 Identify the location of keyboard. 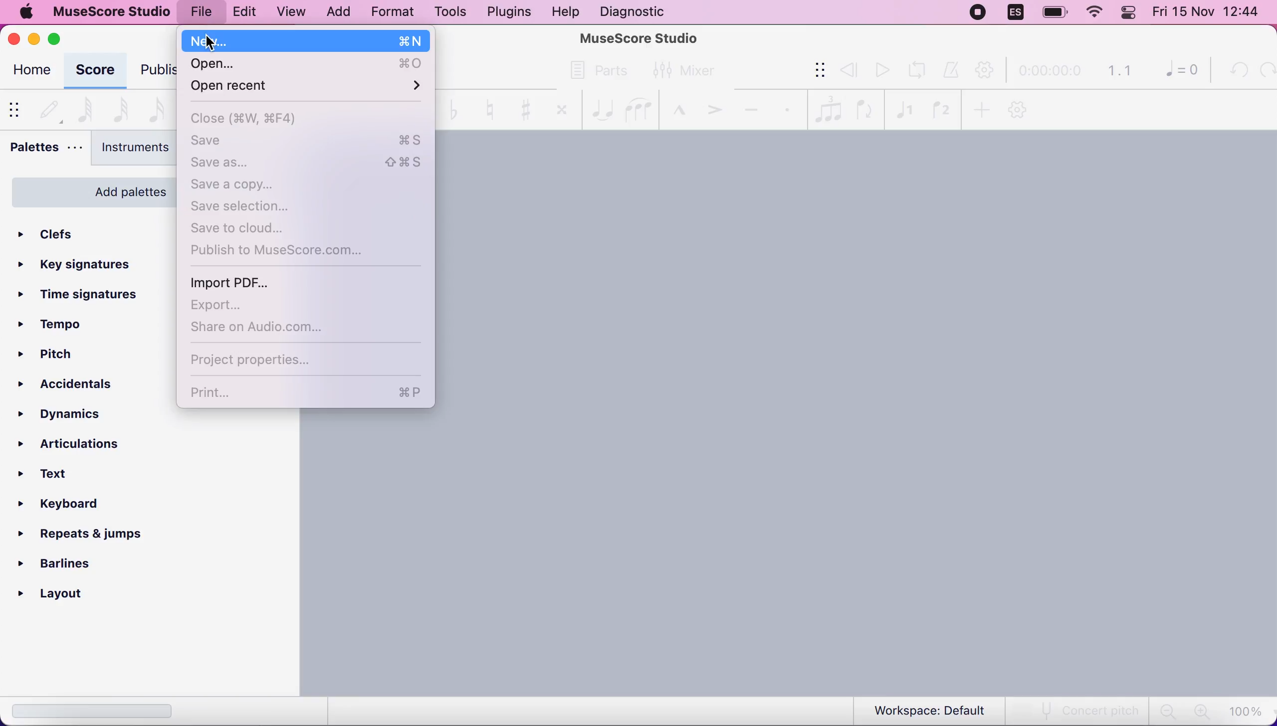
(67, 506).